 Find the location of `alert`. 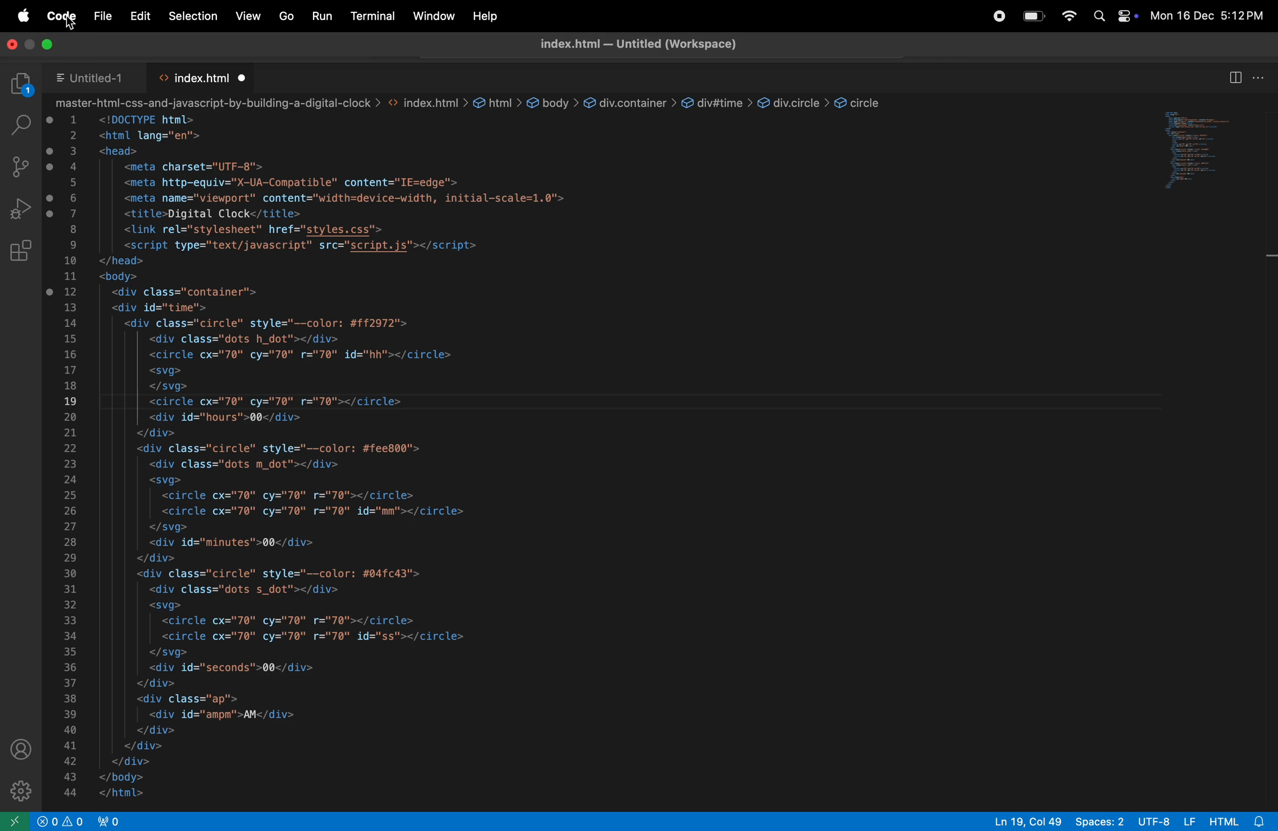

alert is located at coordinates (60, 820).